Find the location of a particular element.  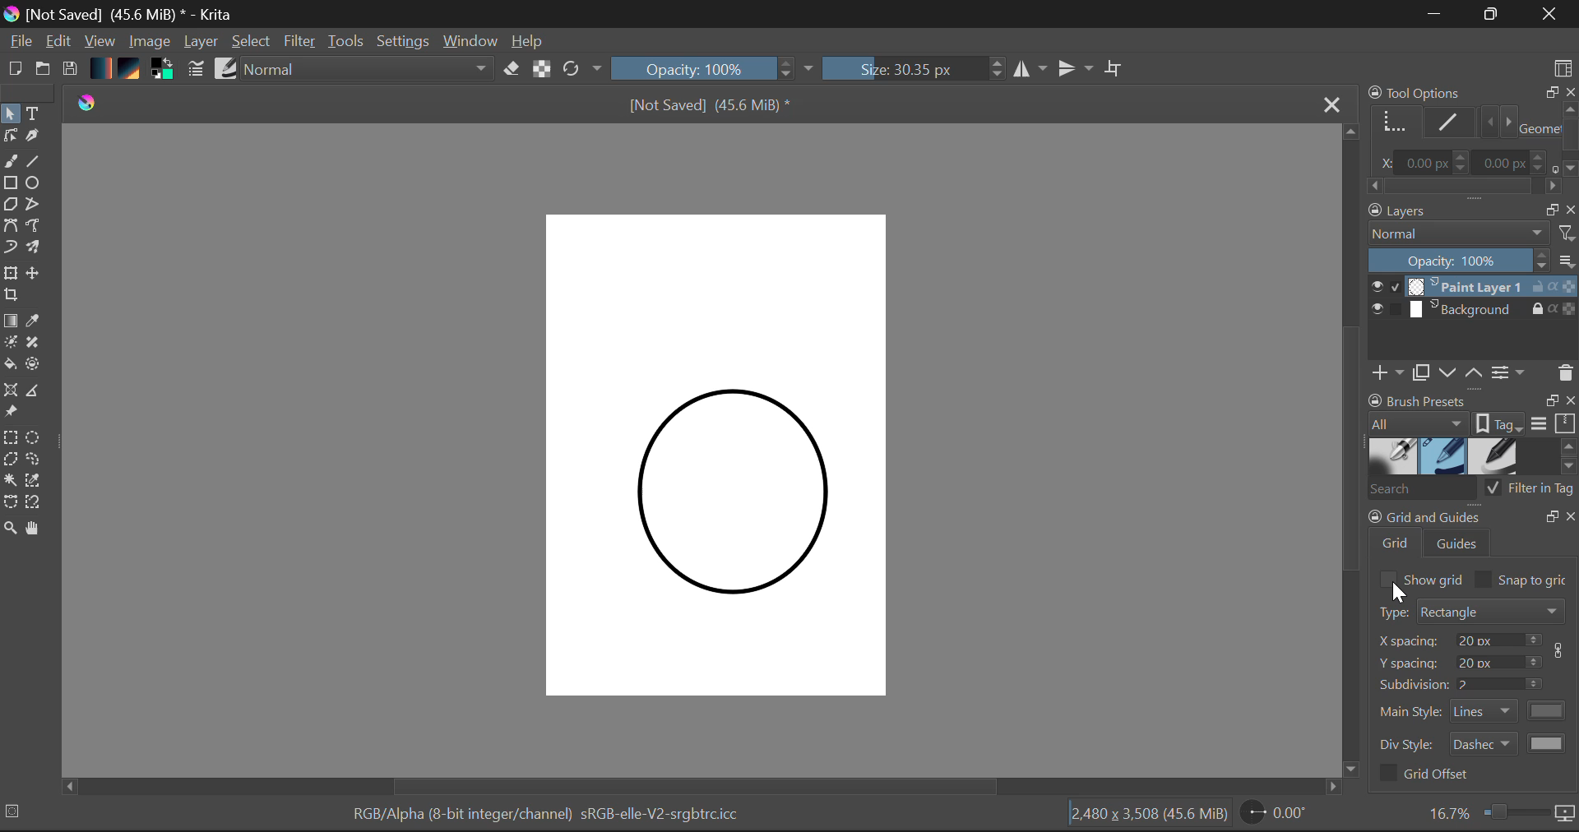

Cursor on Show Grid is located at coordinates (1388, 579).